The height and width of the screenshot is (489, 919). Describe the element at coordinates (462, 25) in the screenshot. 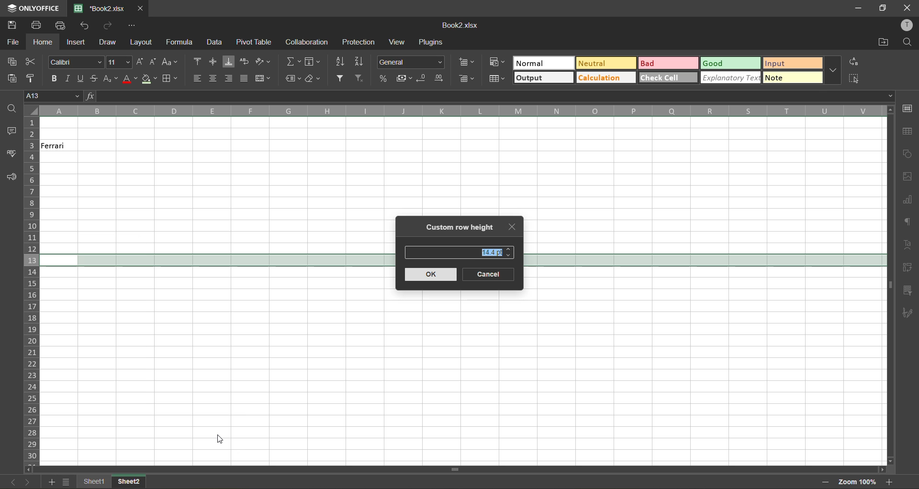

I see `filename` at that location.